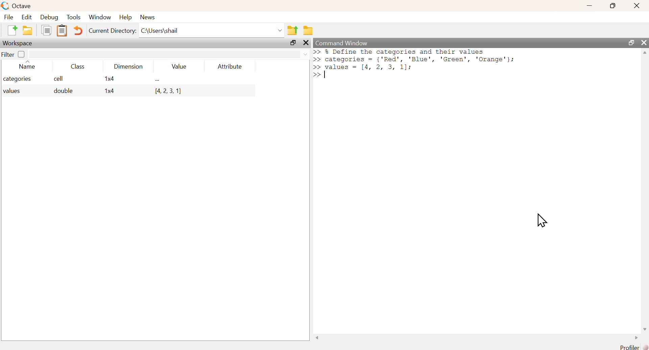  I want to click on dropdown, so click(280, 30).